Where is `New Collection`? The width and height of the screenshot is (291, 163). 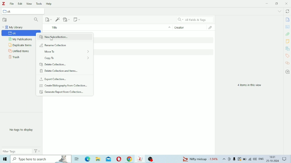
New Collection is located at coordinates (5, 20).